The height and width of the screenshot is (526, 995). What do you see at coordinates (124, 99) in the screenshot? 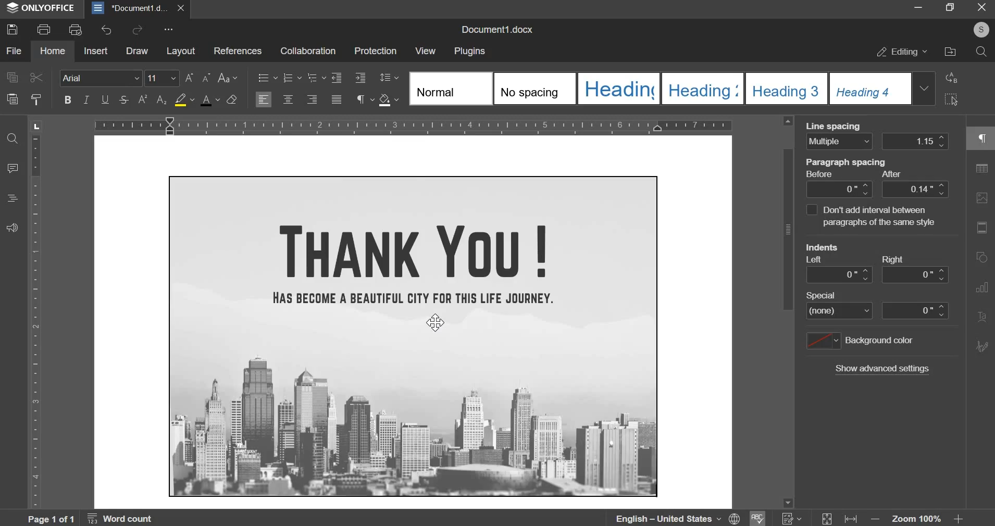
I see `strikethrough` at bounding box center [124, 99].